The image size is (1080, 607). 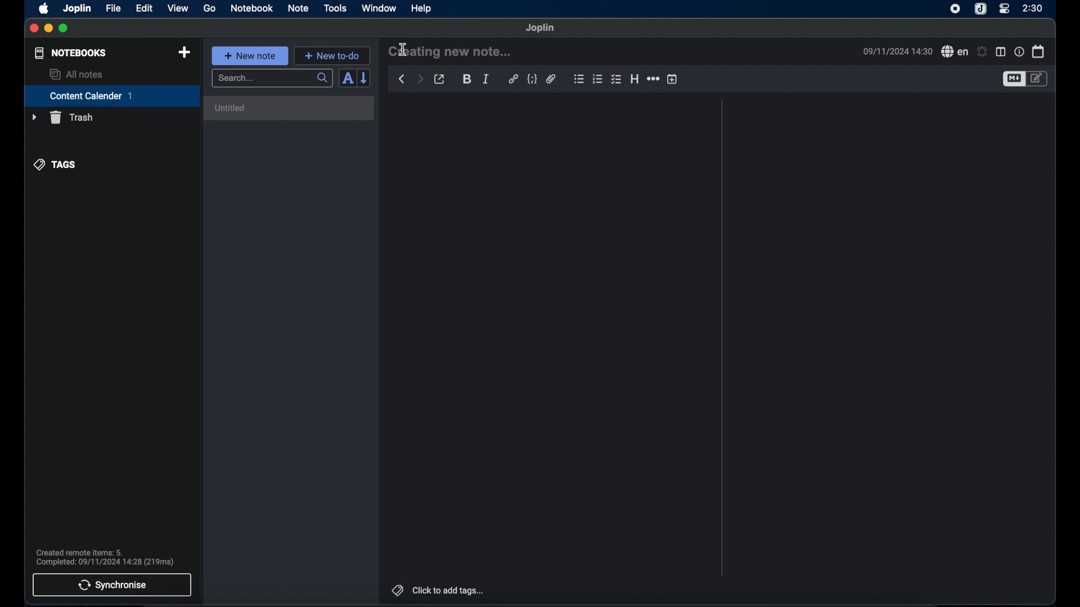 I want to click on italic, so click(x=487, y=79).